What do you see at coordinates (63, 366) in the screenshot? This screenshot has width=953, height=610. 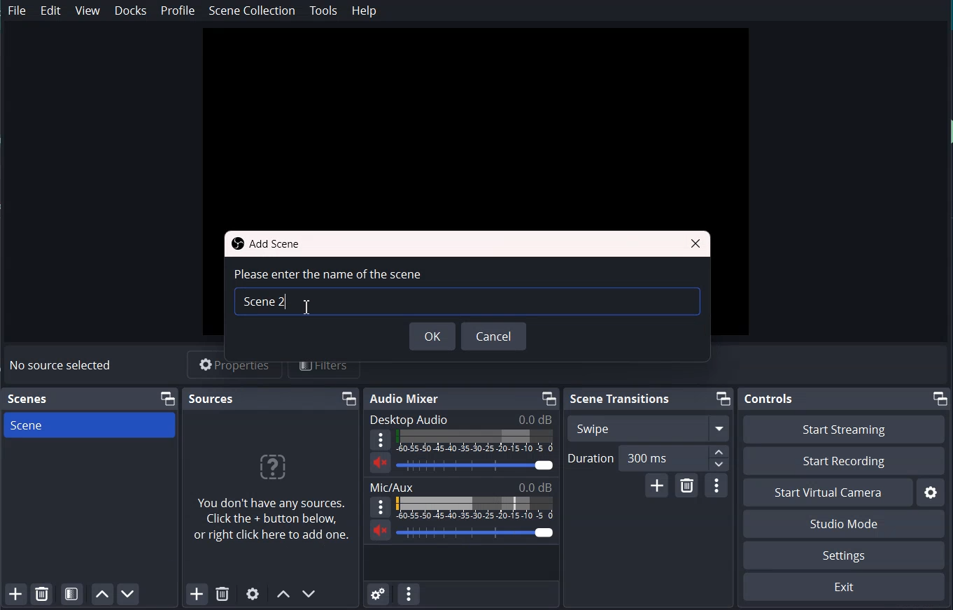 I see `Text` at bounding box center [63, 366].